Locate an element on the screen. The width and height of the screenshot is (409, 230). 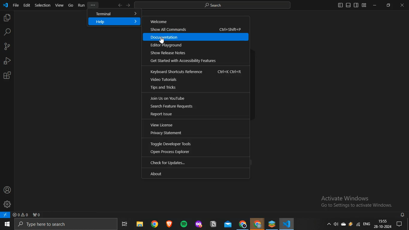
Toggle Developer Tools is located at coordinates (195, 143).